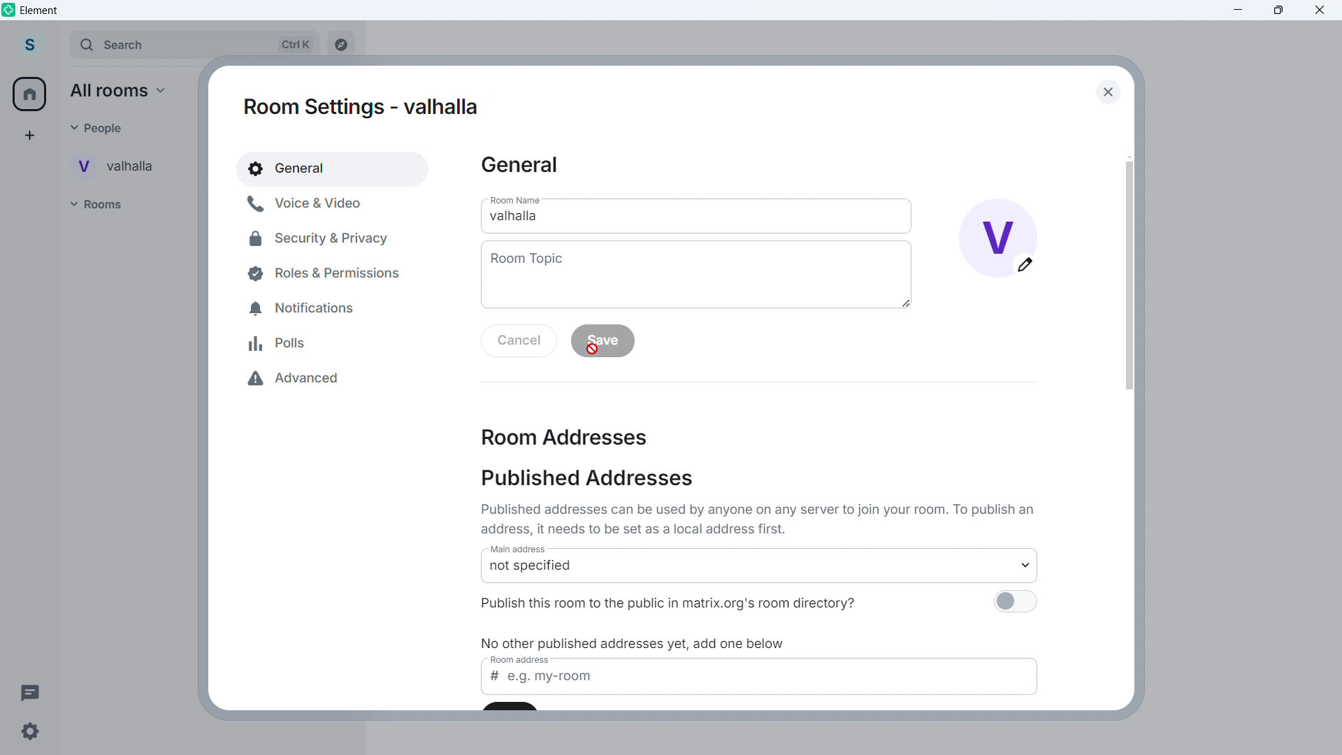 The height and width of the screenshot is (755, 1342). Describe the element at coordinates (514, 196) in the screenshot. I see `room name` at that location.